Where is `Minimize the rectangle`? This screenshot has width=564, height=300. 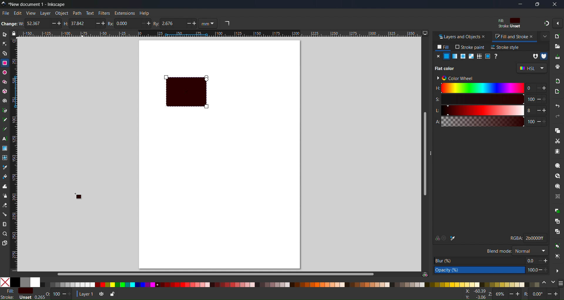 Minimize the rectangle is located at coordinates (96, 24).